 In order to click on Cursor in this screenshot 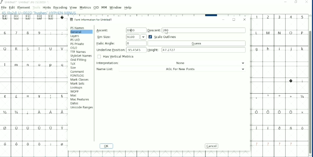, I will do `click(166, 32)`.